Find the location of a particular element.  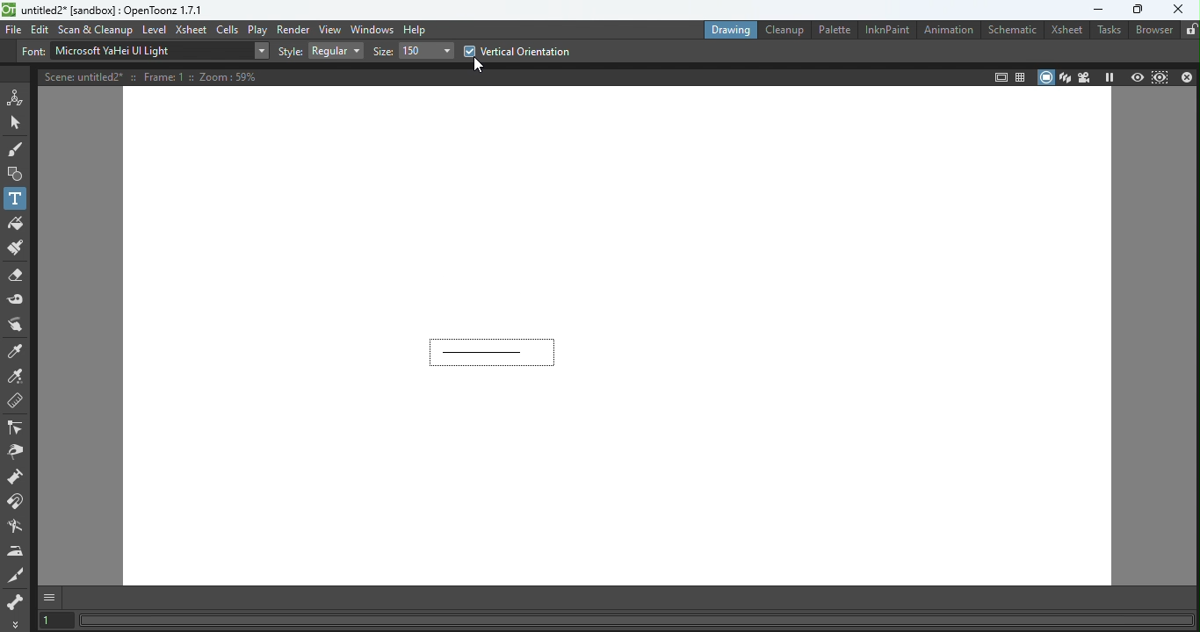

Drop down is located at coordinates (338, 51).